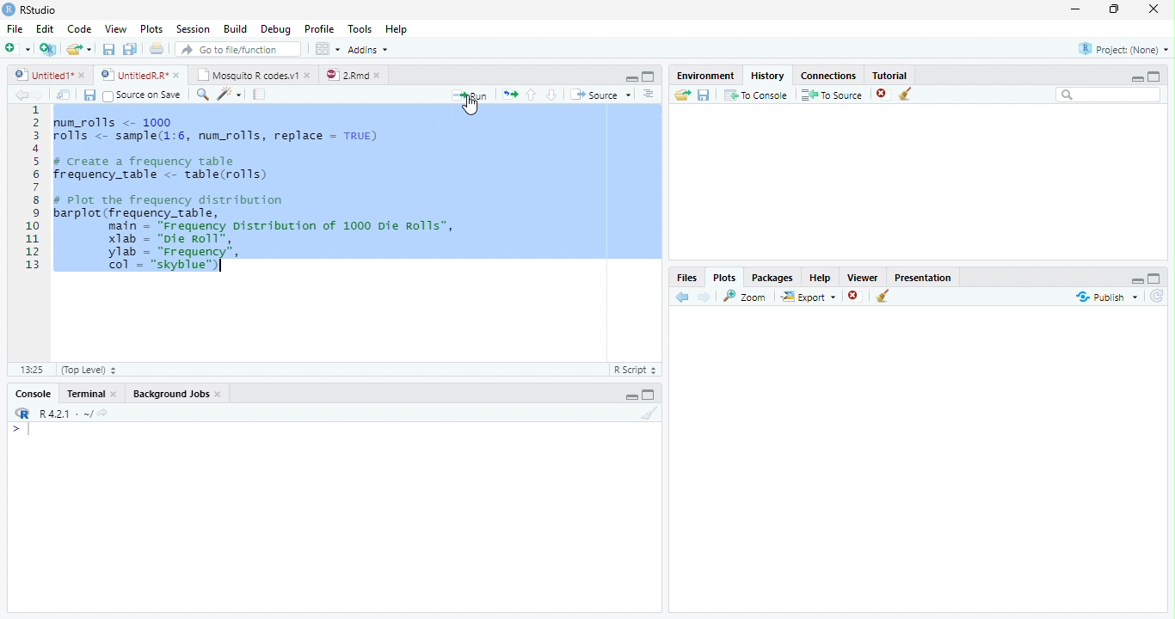 The image size is (1175, 619). I want to click on Open an existing file, so click(79, 49).